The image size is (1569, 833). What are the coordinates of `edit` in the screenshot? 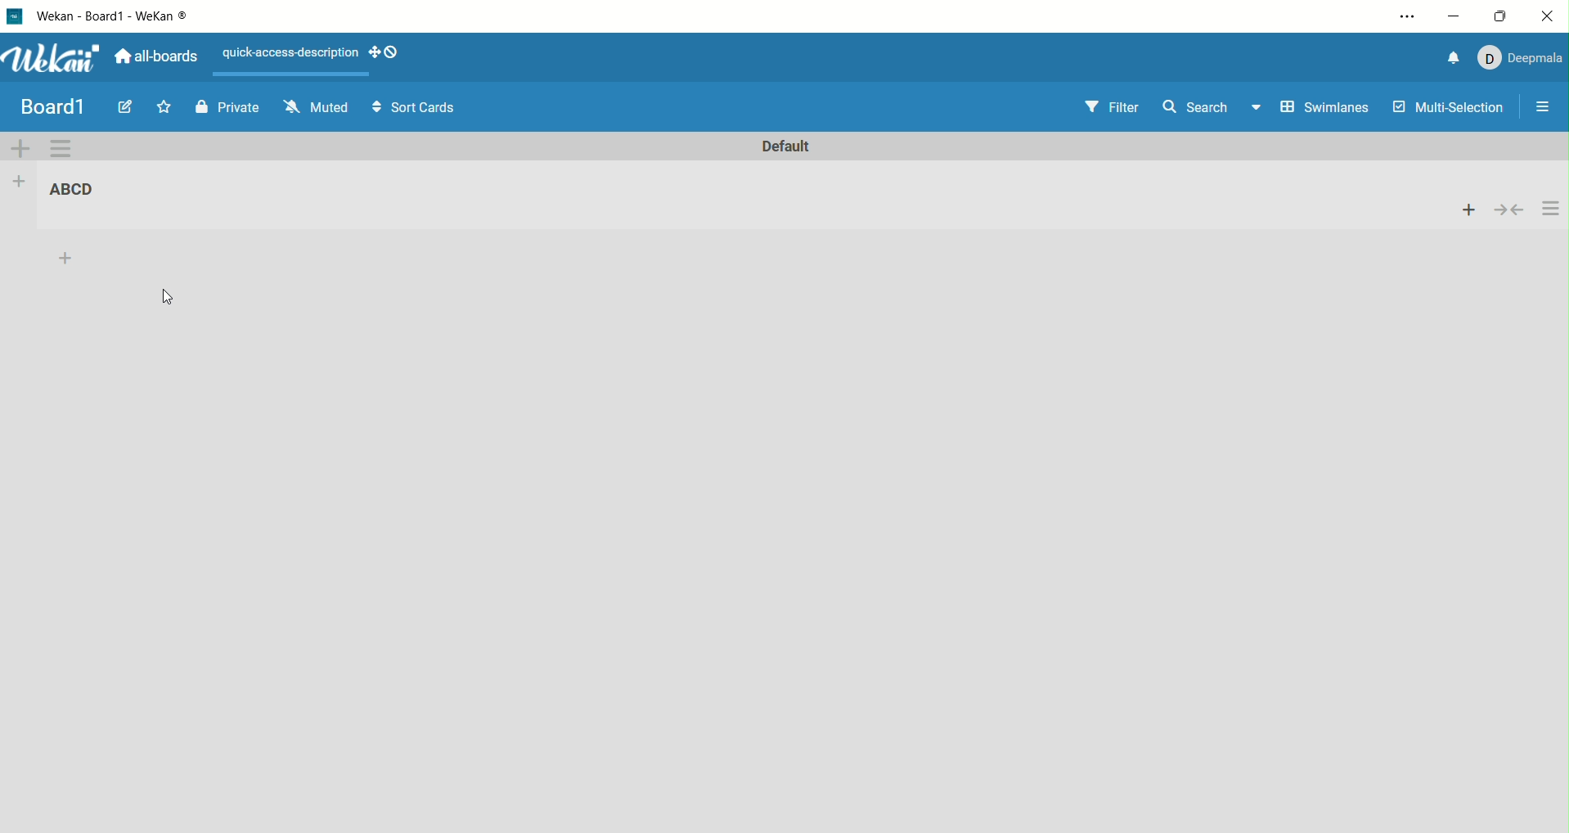 It's located at (122, 108).